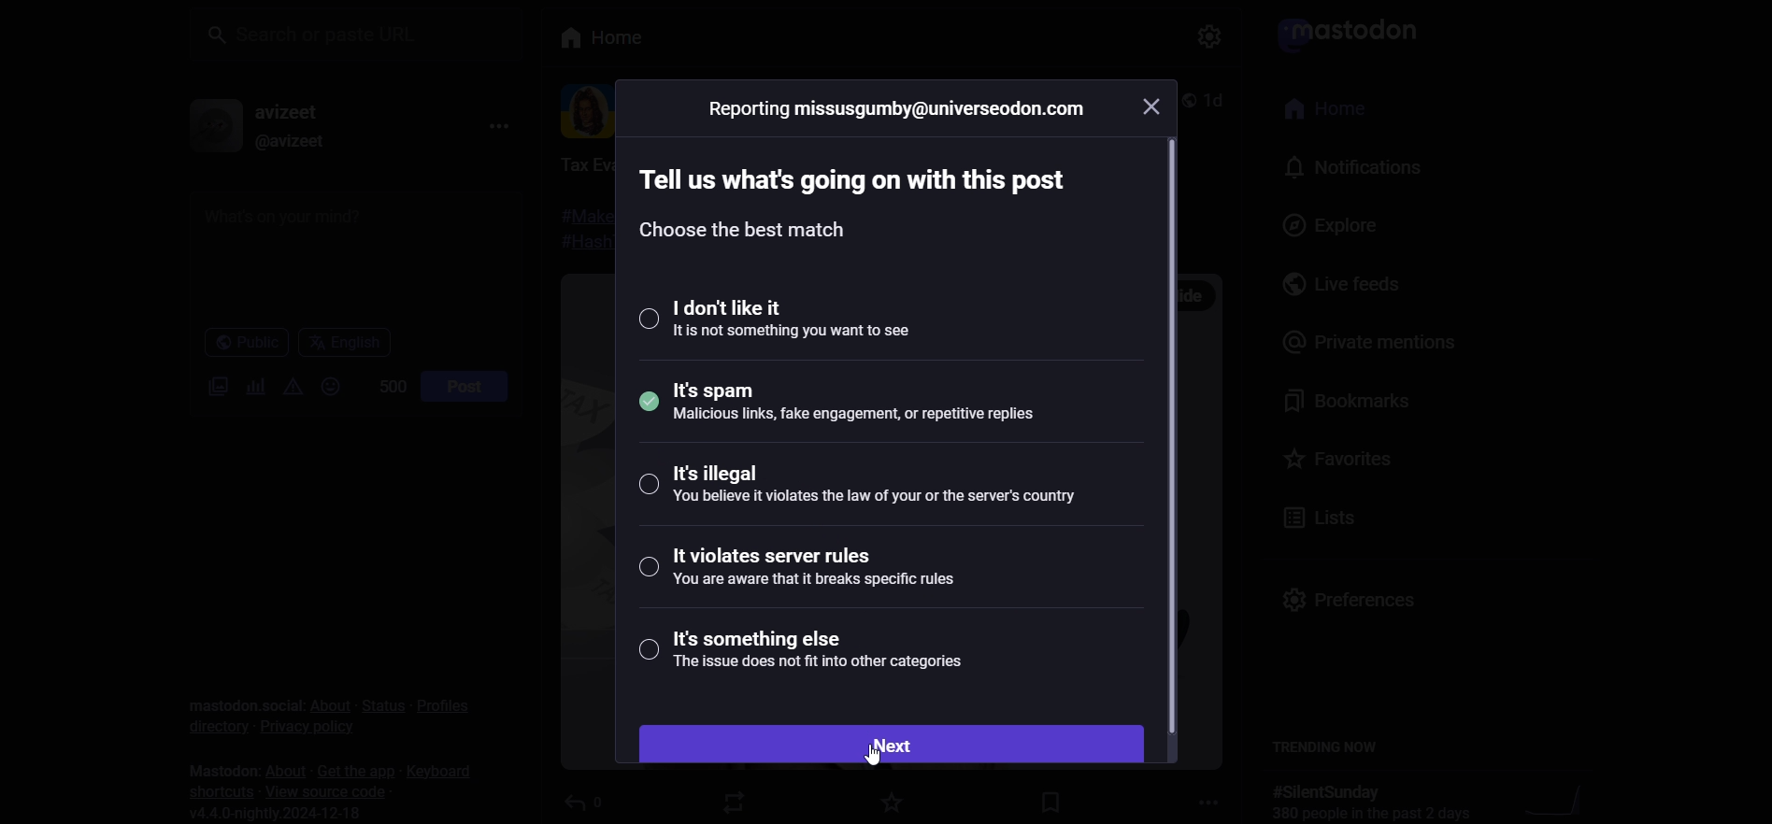 Image resolution: width=1772 pixels, height=824 pixels. Describe the element at coordinates (859, 209) in the screenshot. I see `instruction` at that location.